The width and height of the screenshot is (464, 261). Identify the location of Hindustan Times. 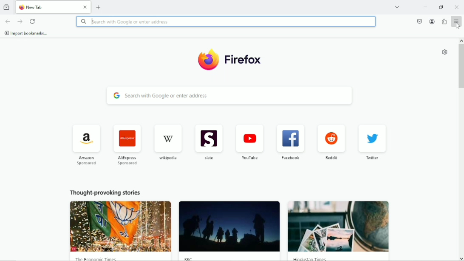
(309, 258).